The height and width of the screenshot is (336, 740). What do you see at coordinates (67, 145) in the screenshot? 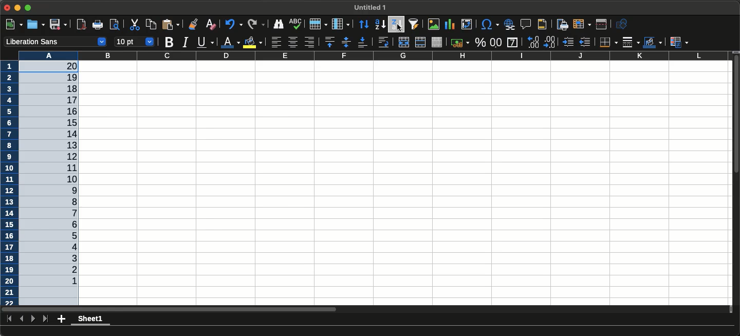
I see `8` at bounding box center [67, 145].